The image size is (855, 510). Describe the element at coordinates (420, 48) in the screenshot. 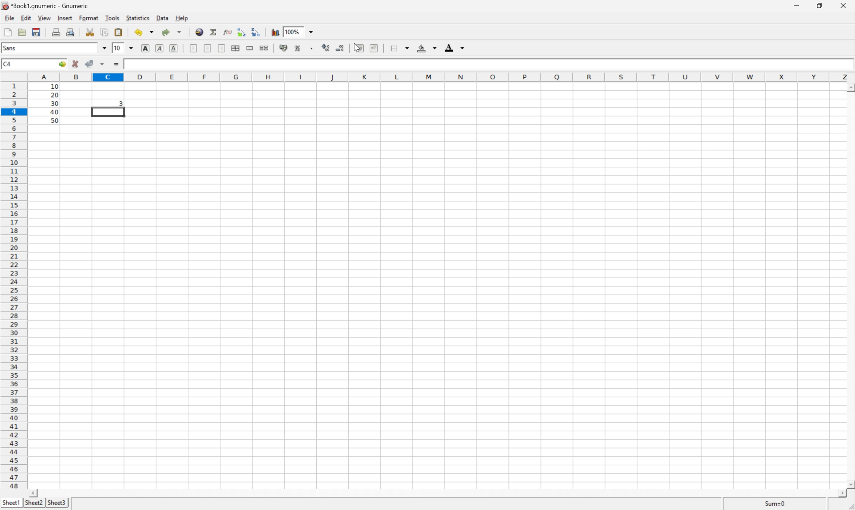

I see `Fill color` at that location.